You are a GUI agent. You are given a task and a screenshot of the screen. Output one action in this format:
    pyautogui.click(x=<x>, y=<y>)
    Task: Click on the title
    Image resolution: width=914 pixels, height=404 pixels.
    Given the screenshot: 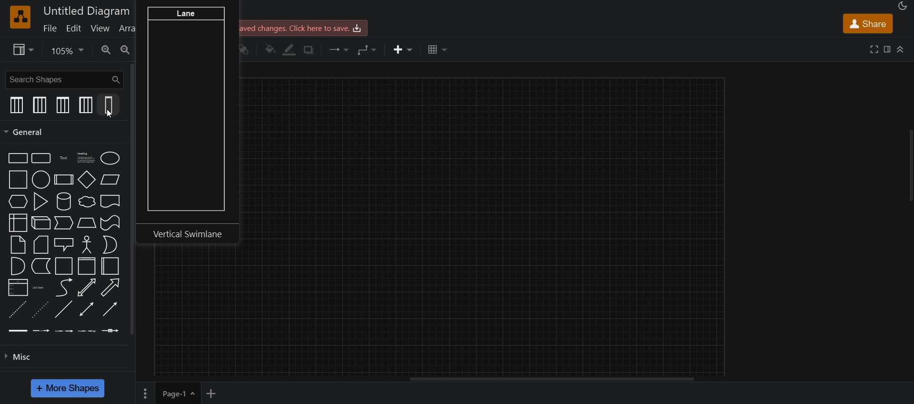 What is the action you would take?
    pyautogui.click(x=85, y=11)
    